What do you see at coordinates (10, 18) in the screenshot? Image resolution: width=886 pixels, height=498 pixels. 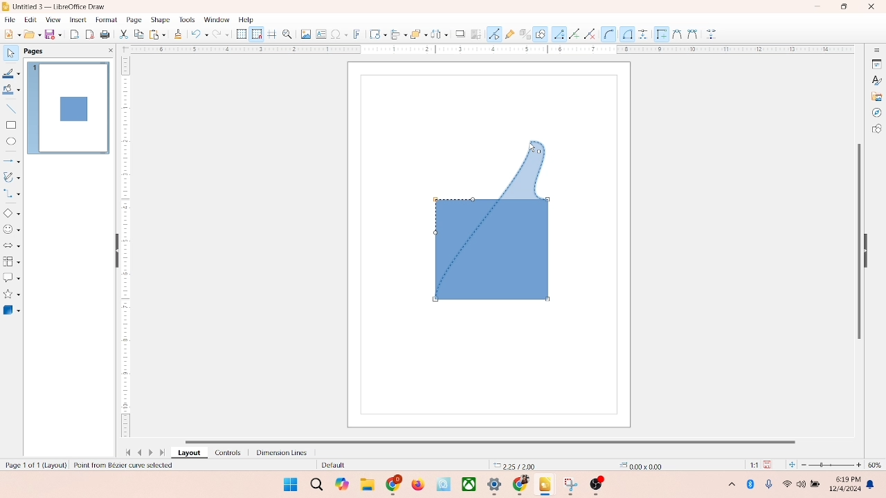 I see `file` at bounding box center [10, 18].